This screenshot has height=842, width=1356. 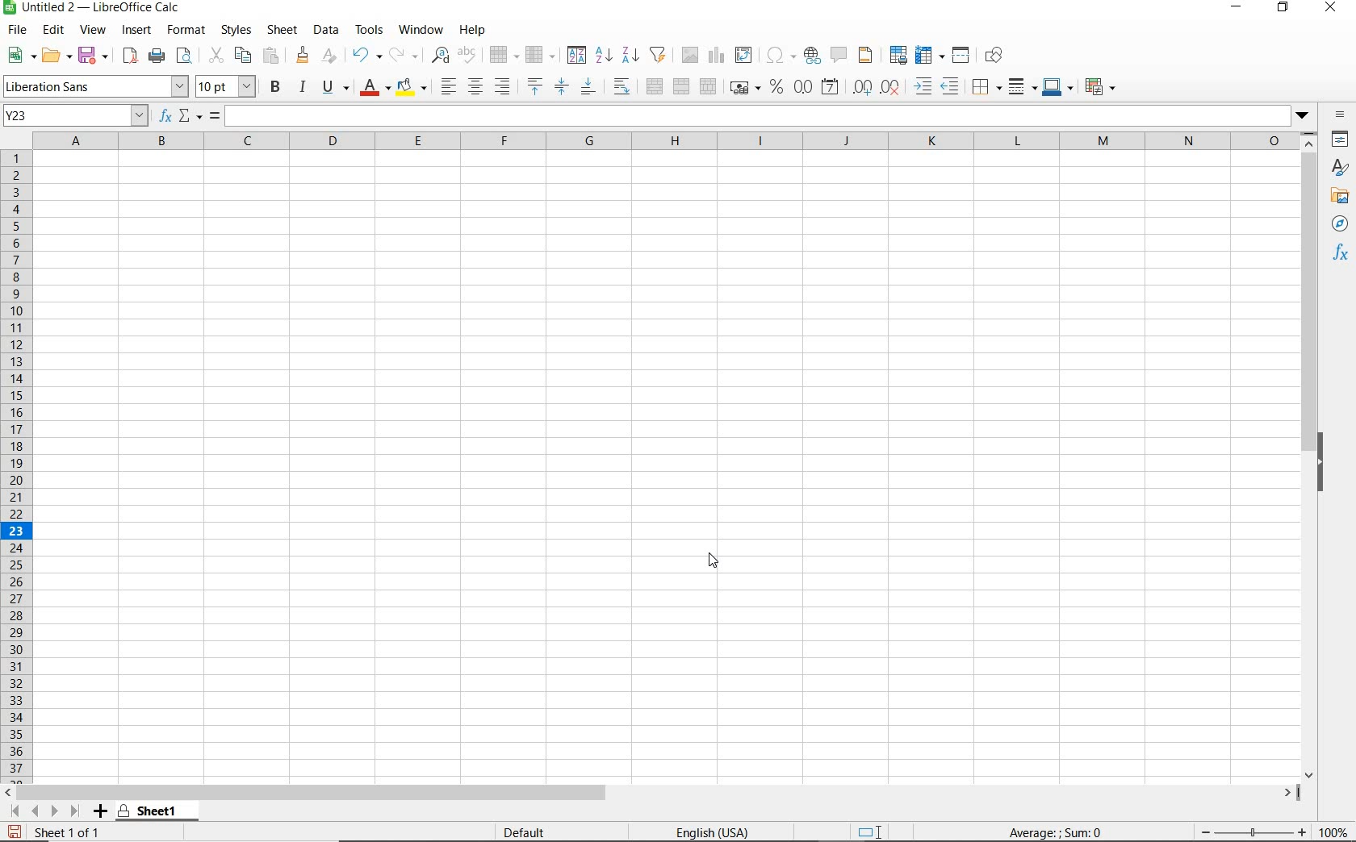 What do you see at coordinates (985, 89) in the screenshot?
I see `BORDERS` at bounding box center [985, 89].